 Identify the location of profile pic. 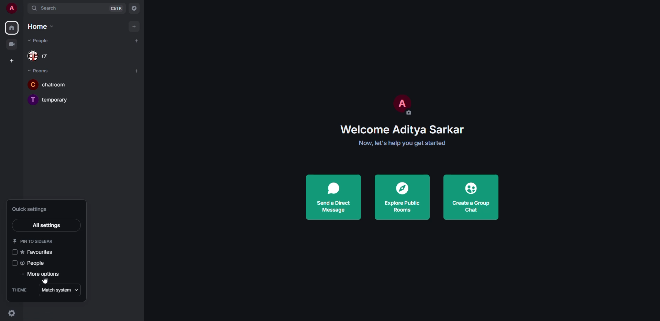
(401, 104).